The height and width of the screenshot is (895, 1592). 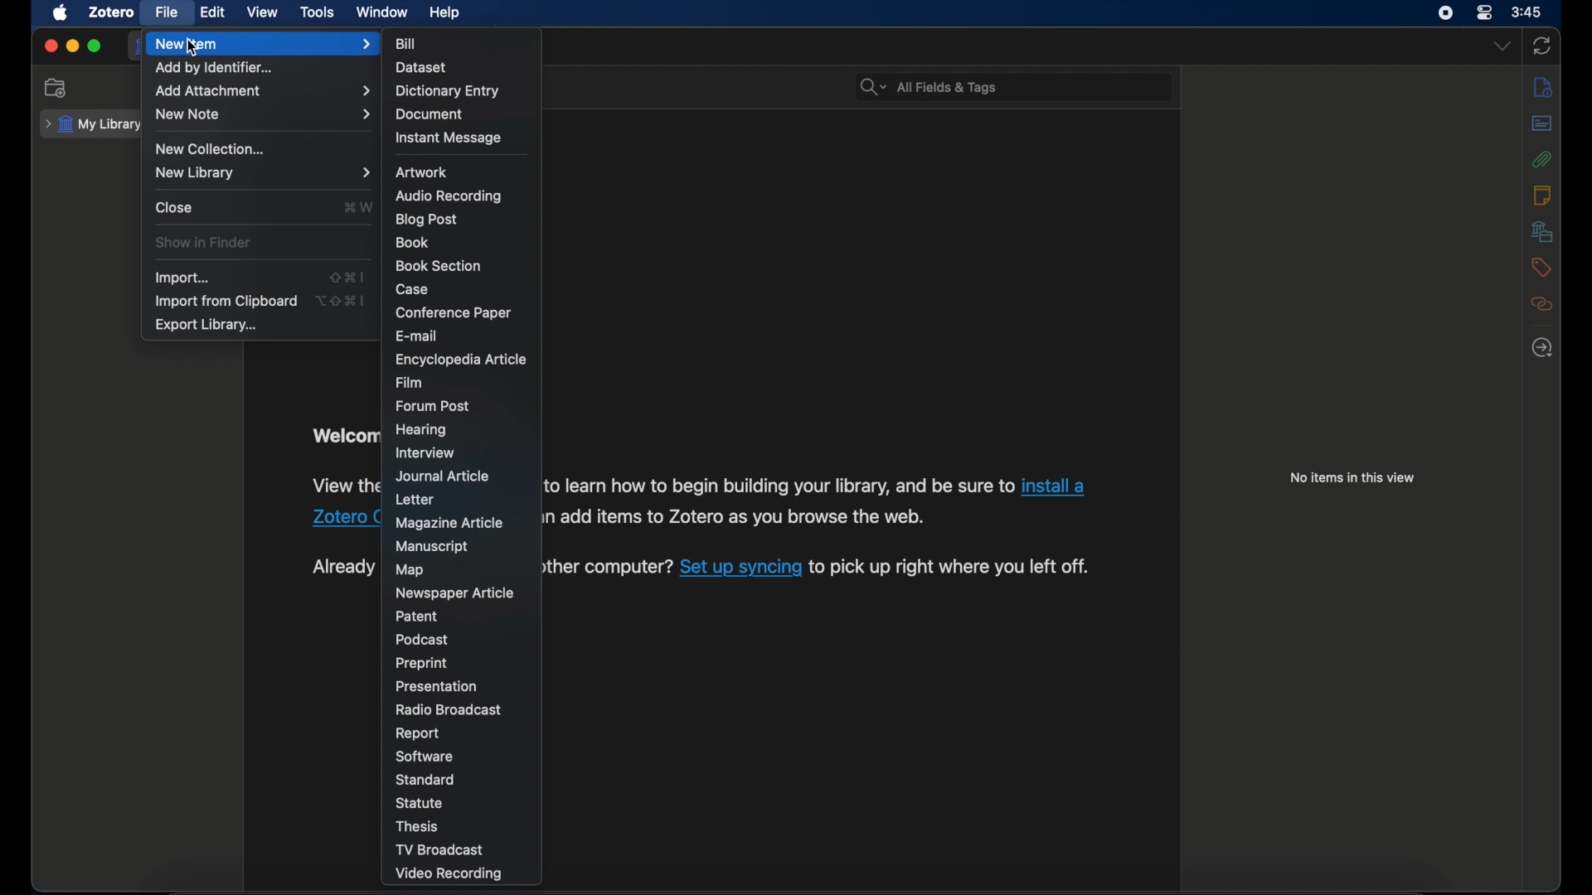 I want to click on manuscript, so click(x=434, y=545).